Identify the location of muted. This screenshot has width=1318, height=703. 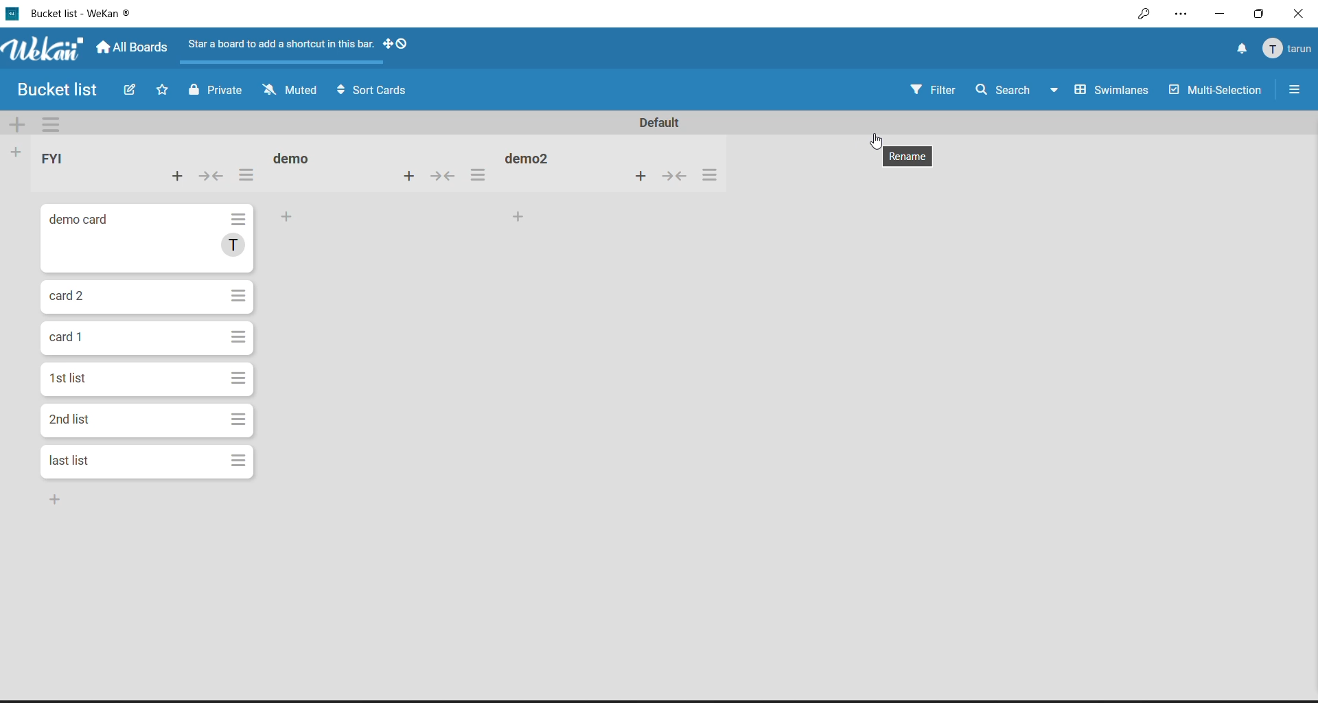
(292, 89).